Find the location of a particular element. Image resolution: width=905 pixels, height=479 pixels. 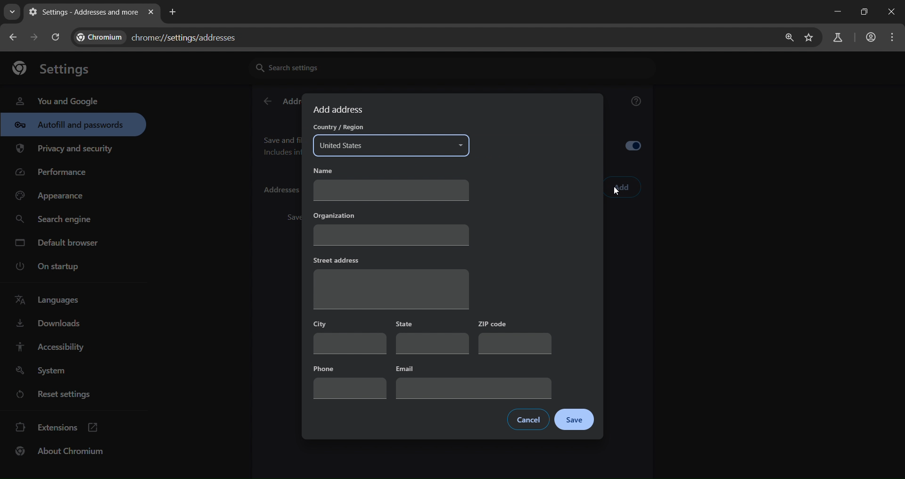

bookmark page is located at coordinates (809, 38).